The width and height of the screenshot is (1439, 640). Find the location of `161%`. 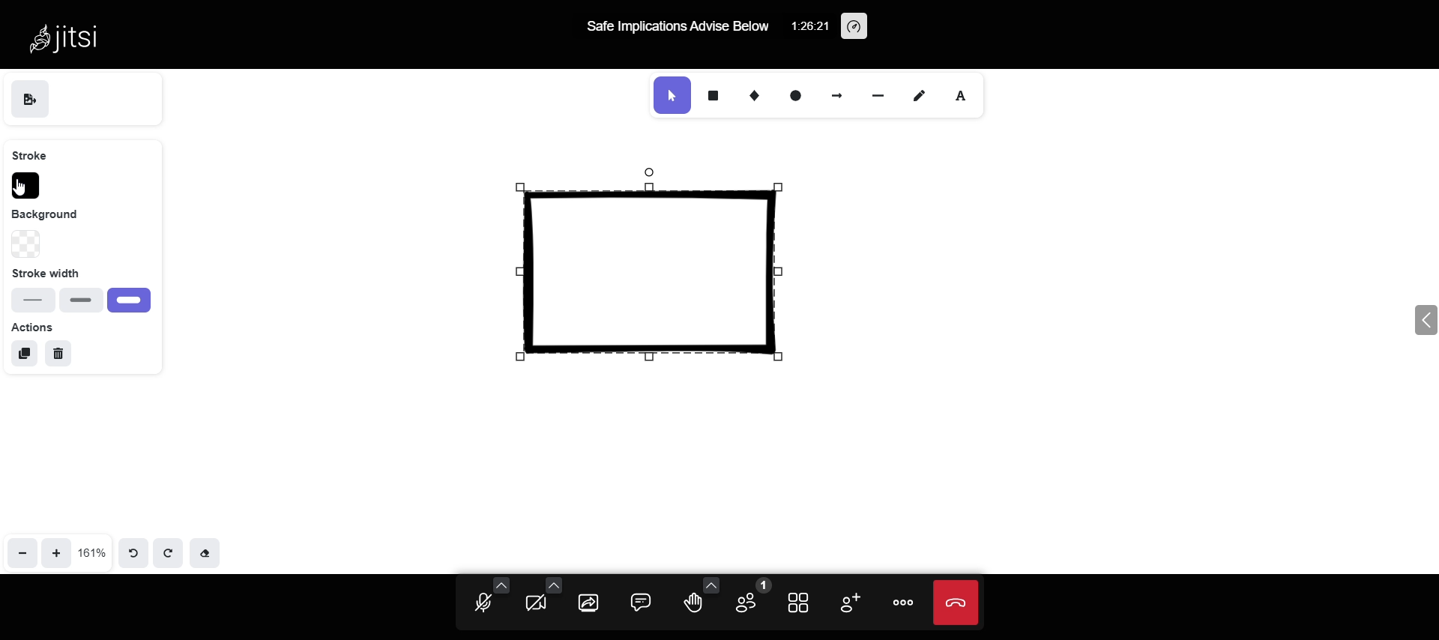

161% is located at coordinates (91, 550).